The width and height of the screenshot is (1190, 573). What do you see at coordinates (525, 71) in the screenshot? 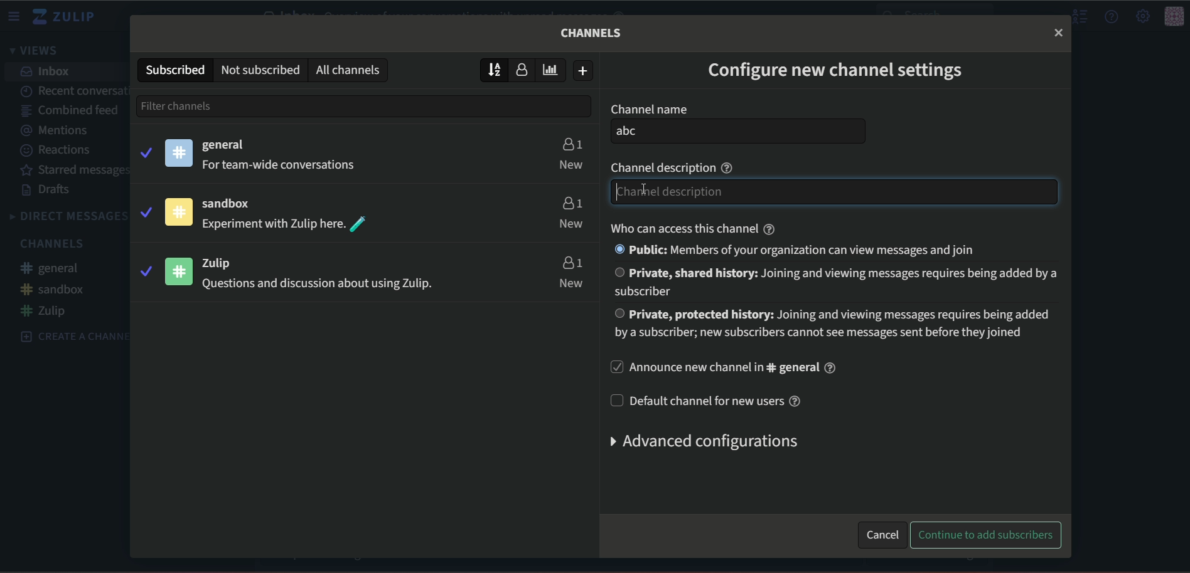
I see `user` at bounding box center [525, 71].